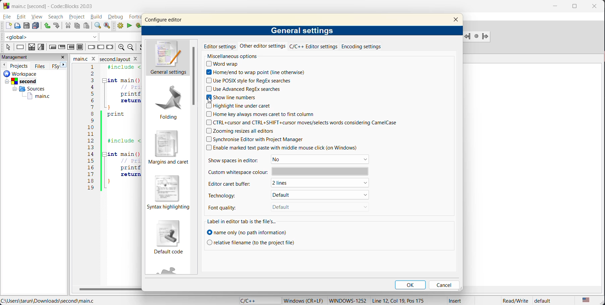 The width and height of the screenshot is (605, 305). I want to click on code completion compiler, so click(69, 37).